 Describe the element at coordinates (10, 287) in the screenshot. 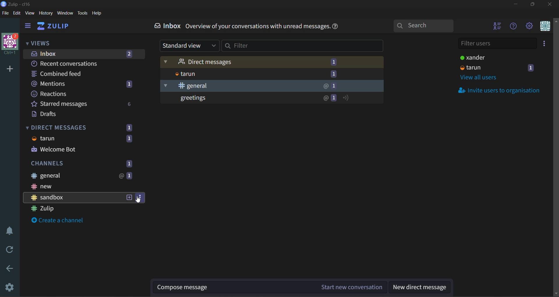

I see `settings` at that location.